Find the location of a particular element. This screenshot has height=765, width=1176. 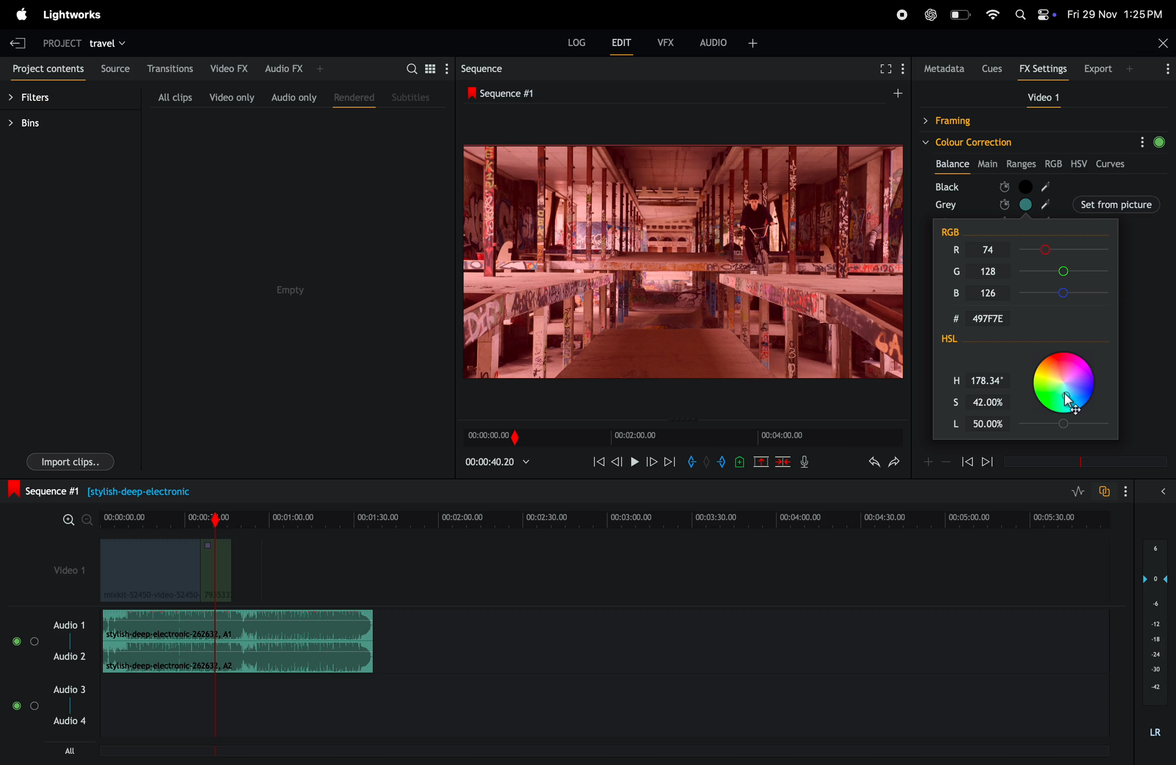

zoom in zoom out is located at coordinates (936, 462).